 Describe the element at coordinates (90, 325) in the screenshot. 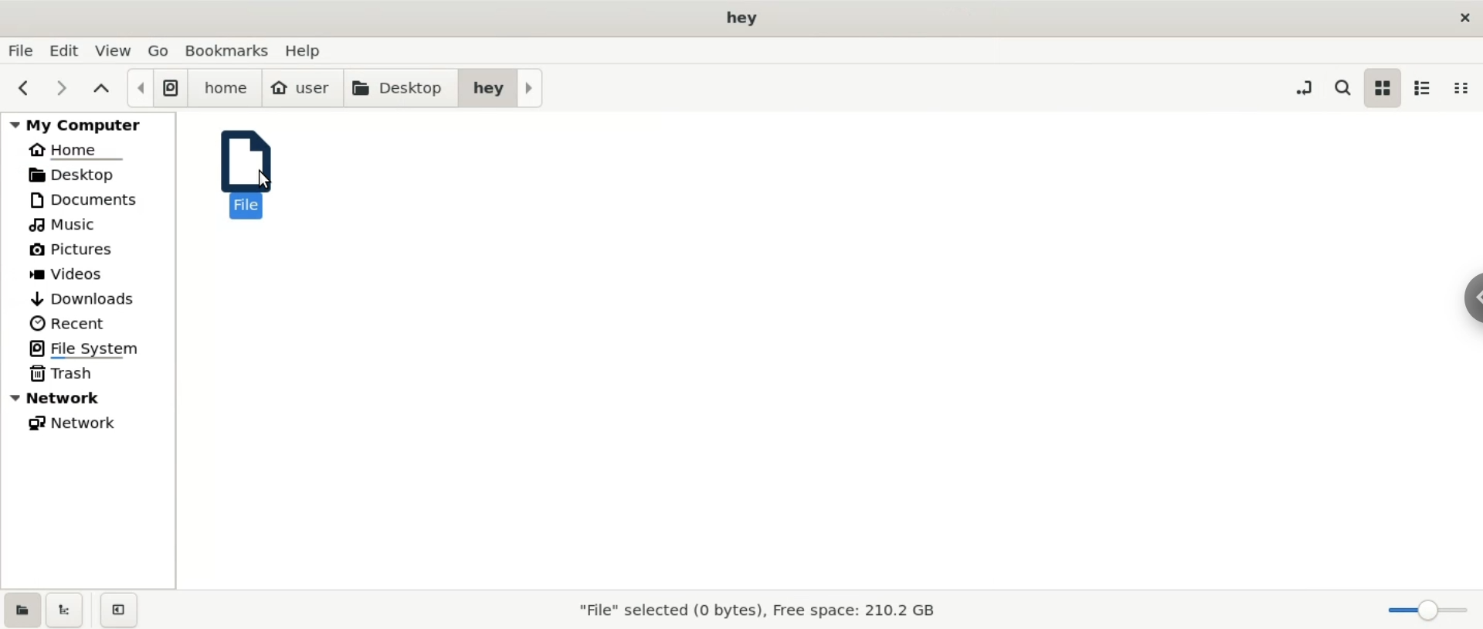

I see `recent` at that location.